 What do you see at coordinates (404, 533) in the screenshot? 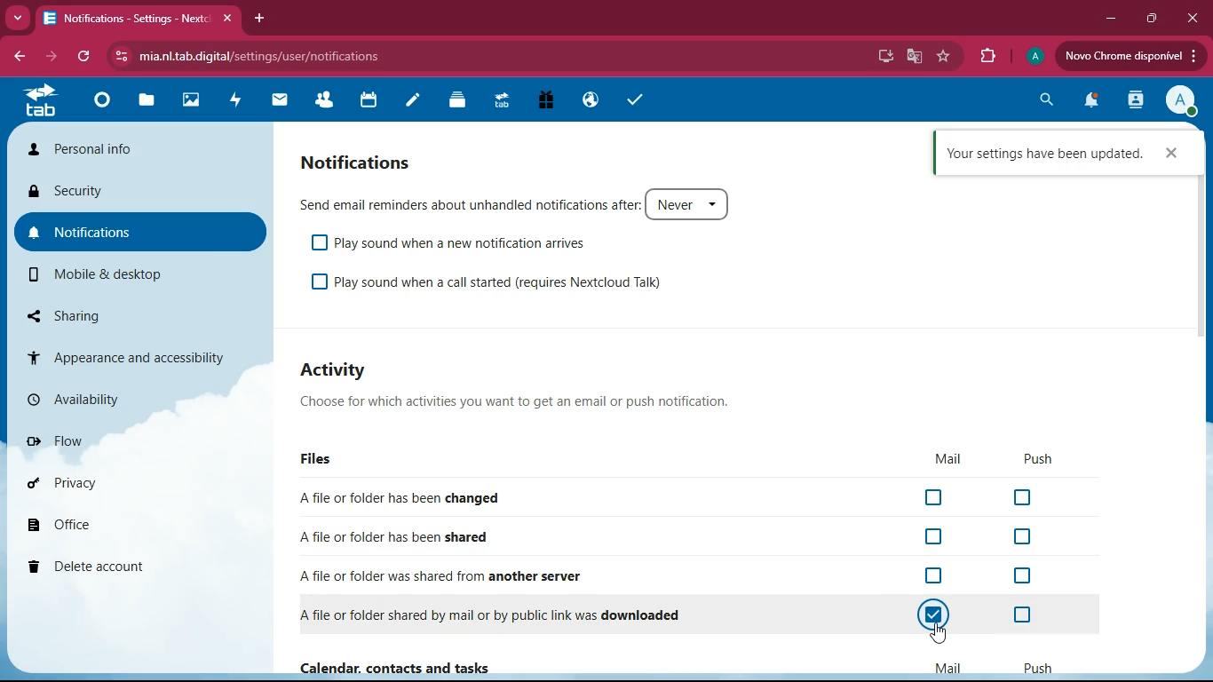
I see `shared` at bounding box center [404, 533].